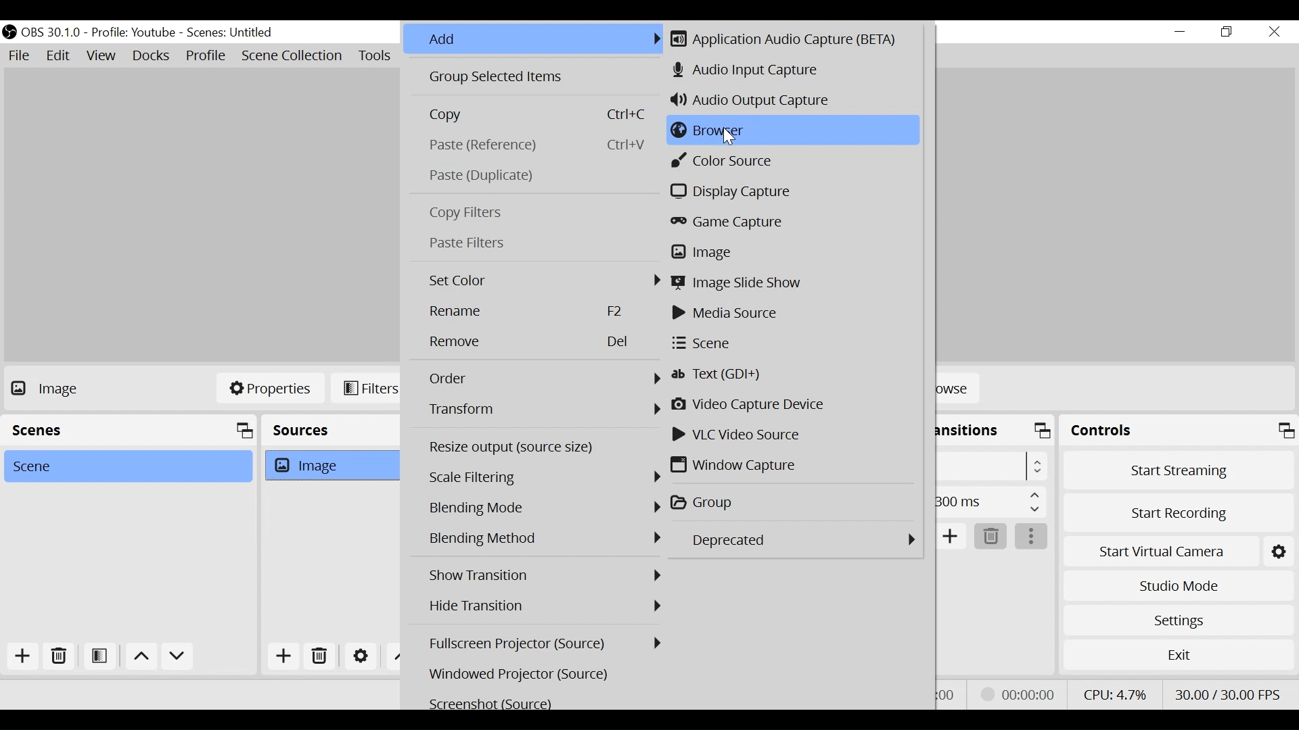 This screenshot has height=730, width=1299. I want to click on Recording Status, so click(1020, 694).